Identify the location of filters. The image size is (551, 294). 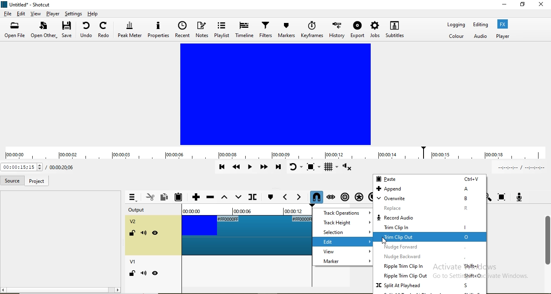
(265, 29).